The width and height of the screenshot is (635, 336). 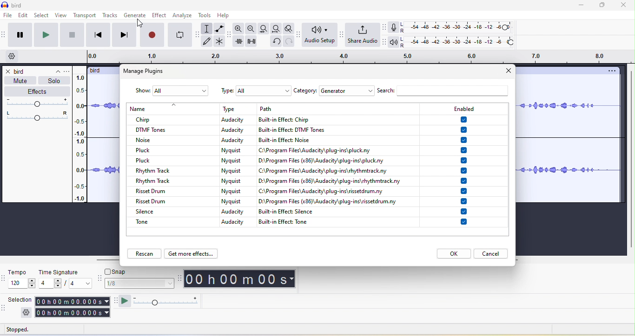 I want to click on timer, so click(x=243, y=279).